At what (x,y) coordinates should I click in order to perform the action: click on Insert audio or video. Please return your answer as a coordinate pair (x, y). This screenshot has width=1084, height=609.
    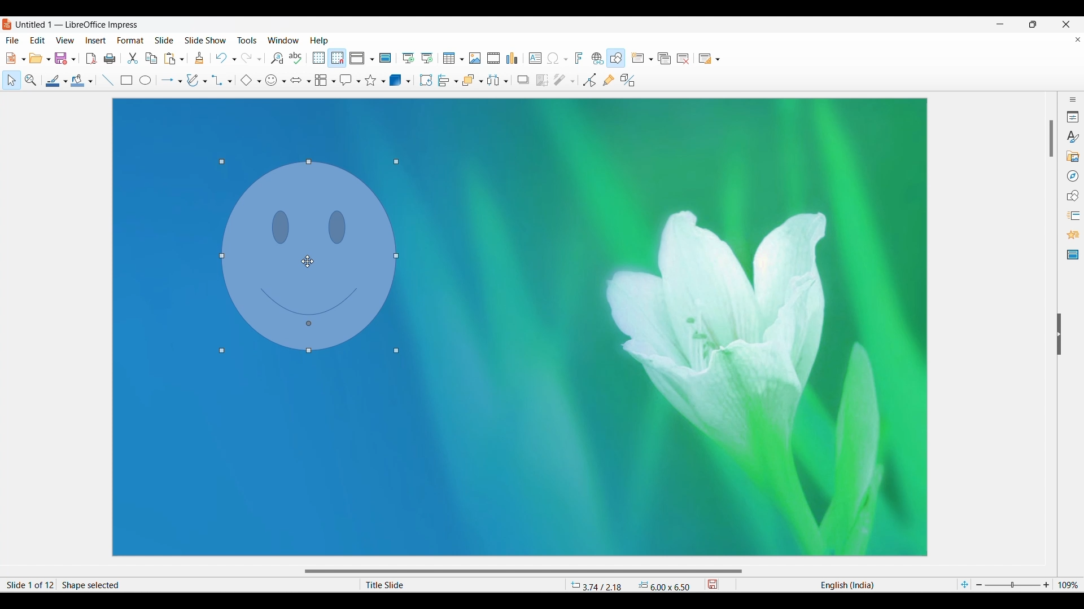
    Looking at the image, I should click on (494, 58).